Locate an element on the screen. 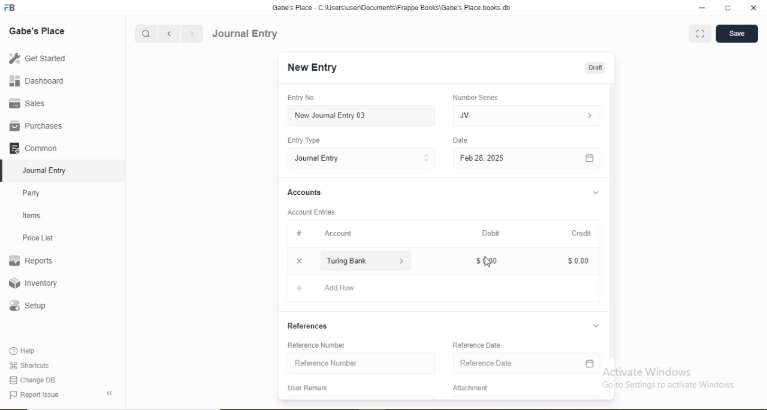 This screenshot has height=410, width=767. Inventory is located at coordinates (34, 283).